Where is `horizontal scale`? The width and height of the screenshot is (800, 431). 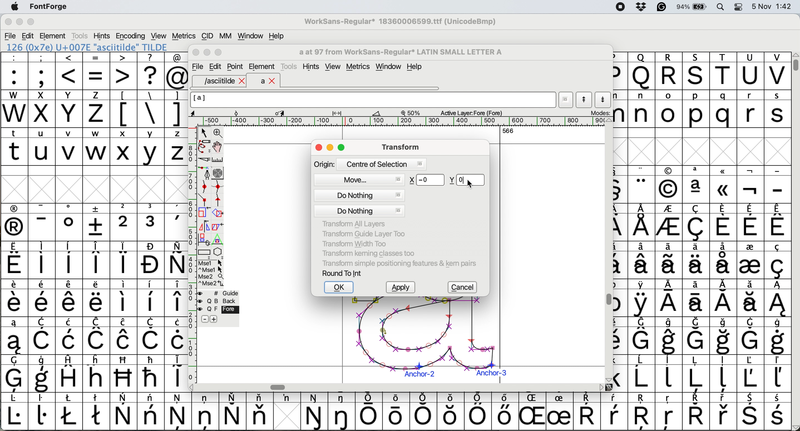 horizontal scale is located at coordinates (404, 121).